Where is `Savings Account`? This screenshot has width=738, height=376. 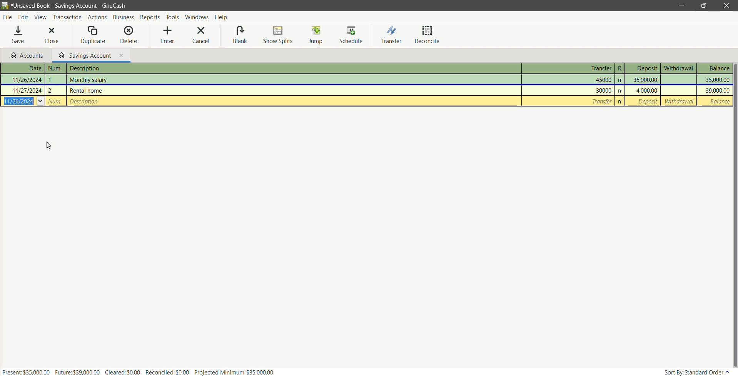 Savings Account is located at coordinates (91, 55).